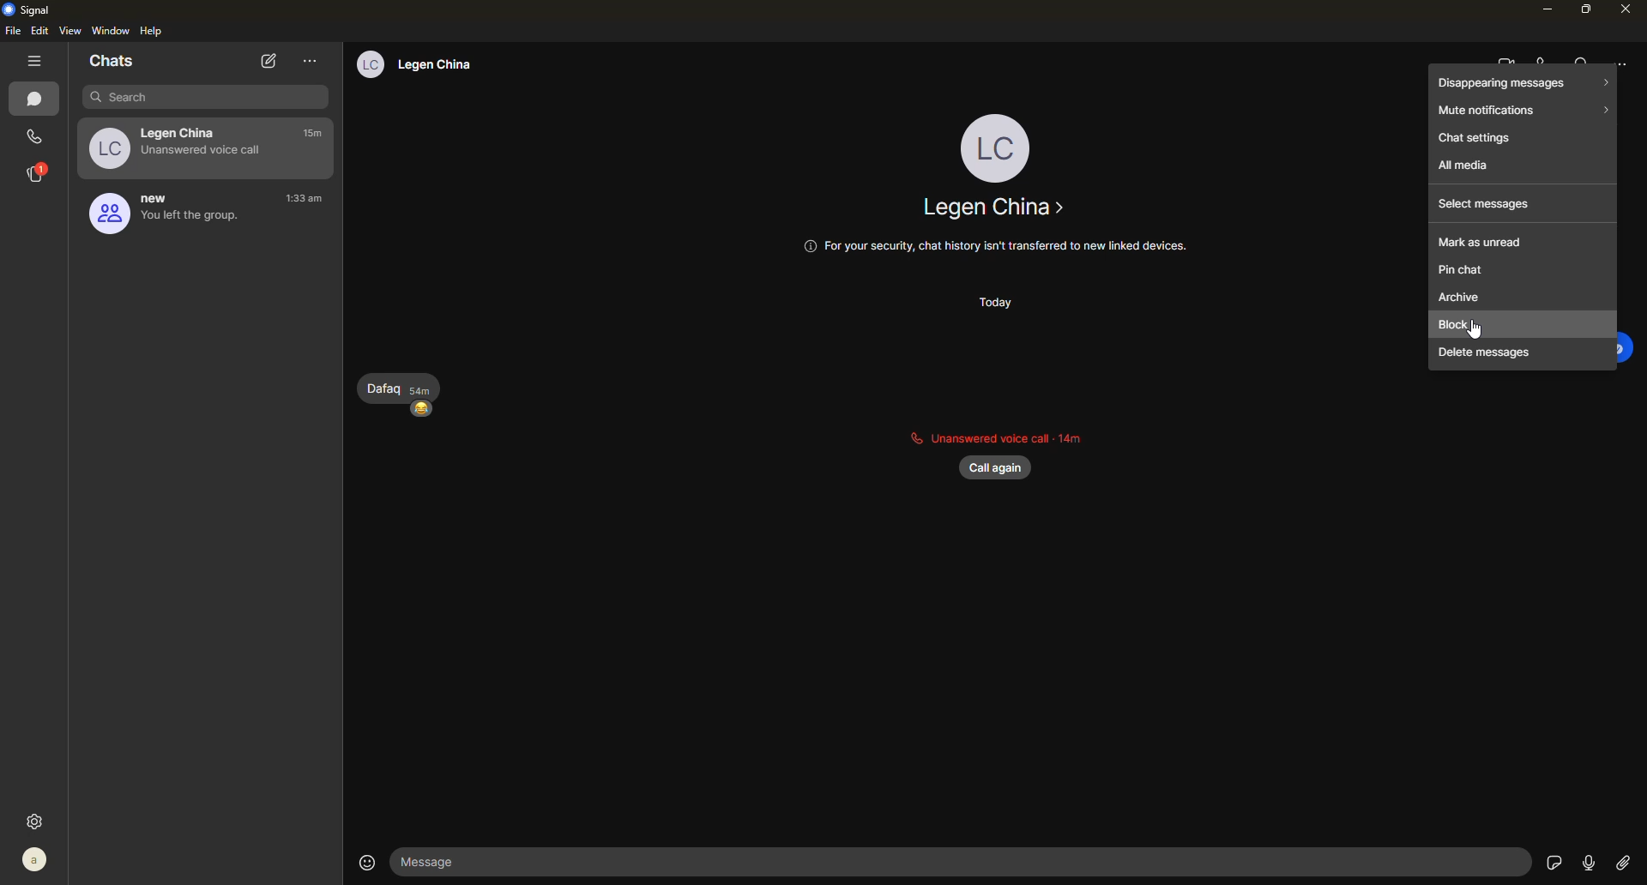 The width and height of the screenshot is (1647, 885). What do you see at coordinates (1463, 166) in the screenshot?
I see `all media` at bounding box center [1463, 166].